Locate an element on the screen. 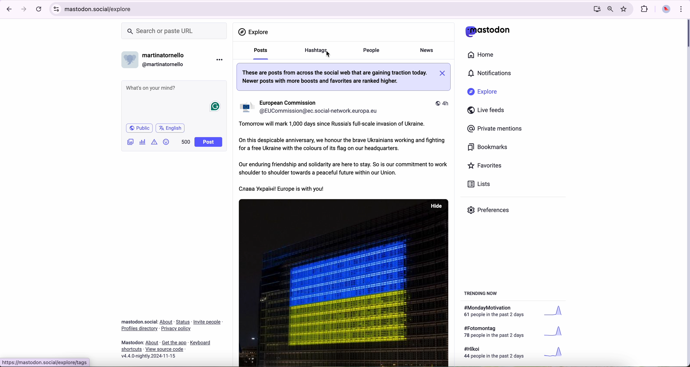 This screenshot has height=367, width=690. cursor is located at coordinates (331, 56).